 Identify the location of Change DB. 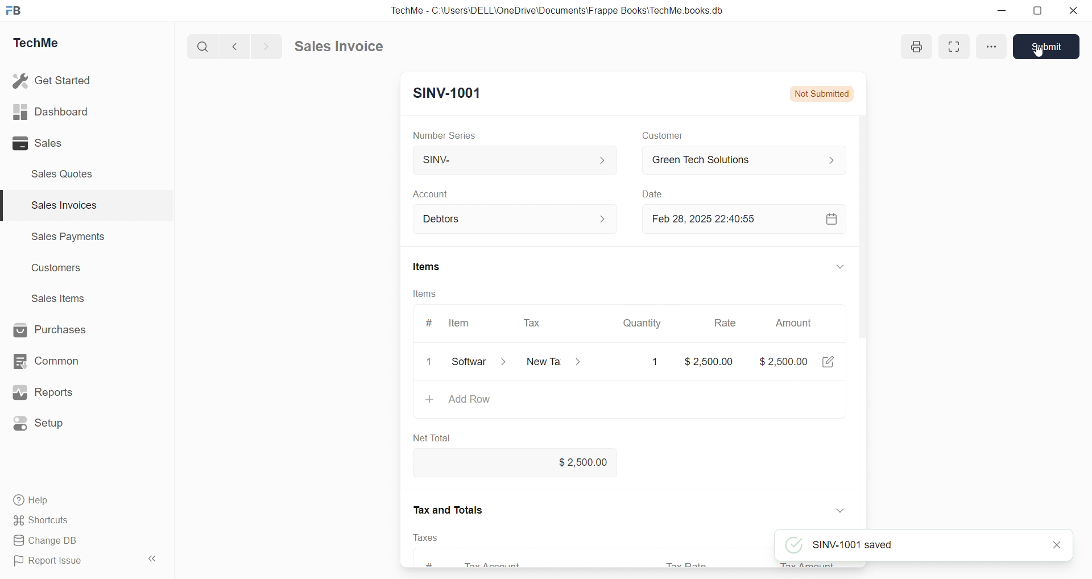
(50, 541).